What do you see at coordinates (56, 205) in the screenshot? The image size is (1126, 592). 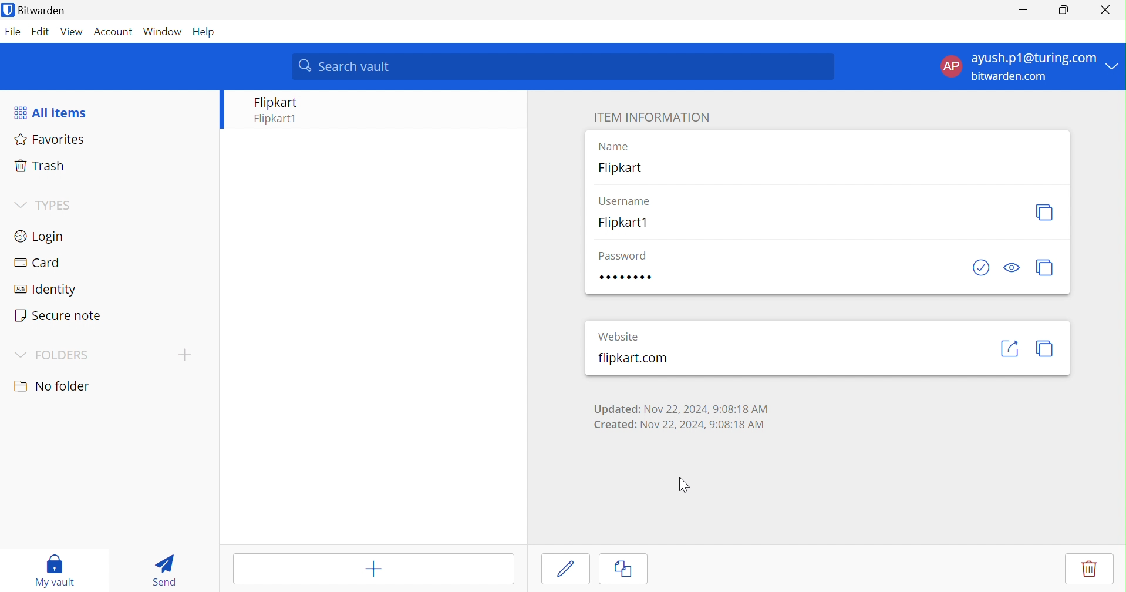 I see `TYPES` at bounding box center [56, 205].